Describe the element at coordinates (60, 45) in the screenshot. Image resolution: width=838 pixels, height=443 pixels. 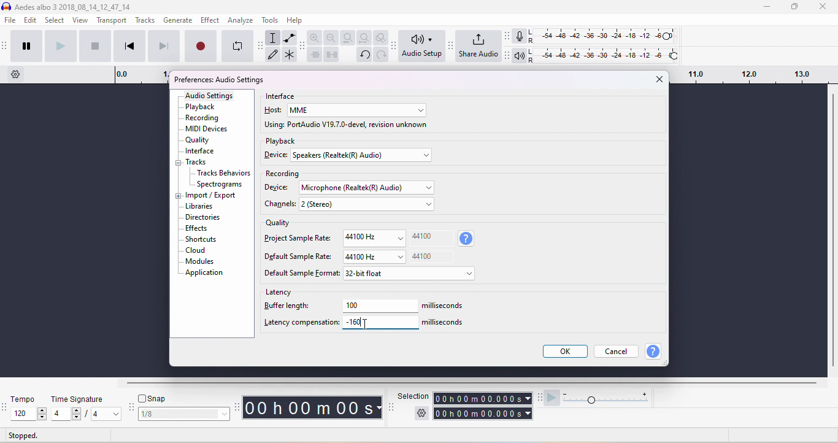
I see `play` at that location.